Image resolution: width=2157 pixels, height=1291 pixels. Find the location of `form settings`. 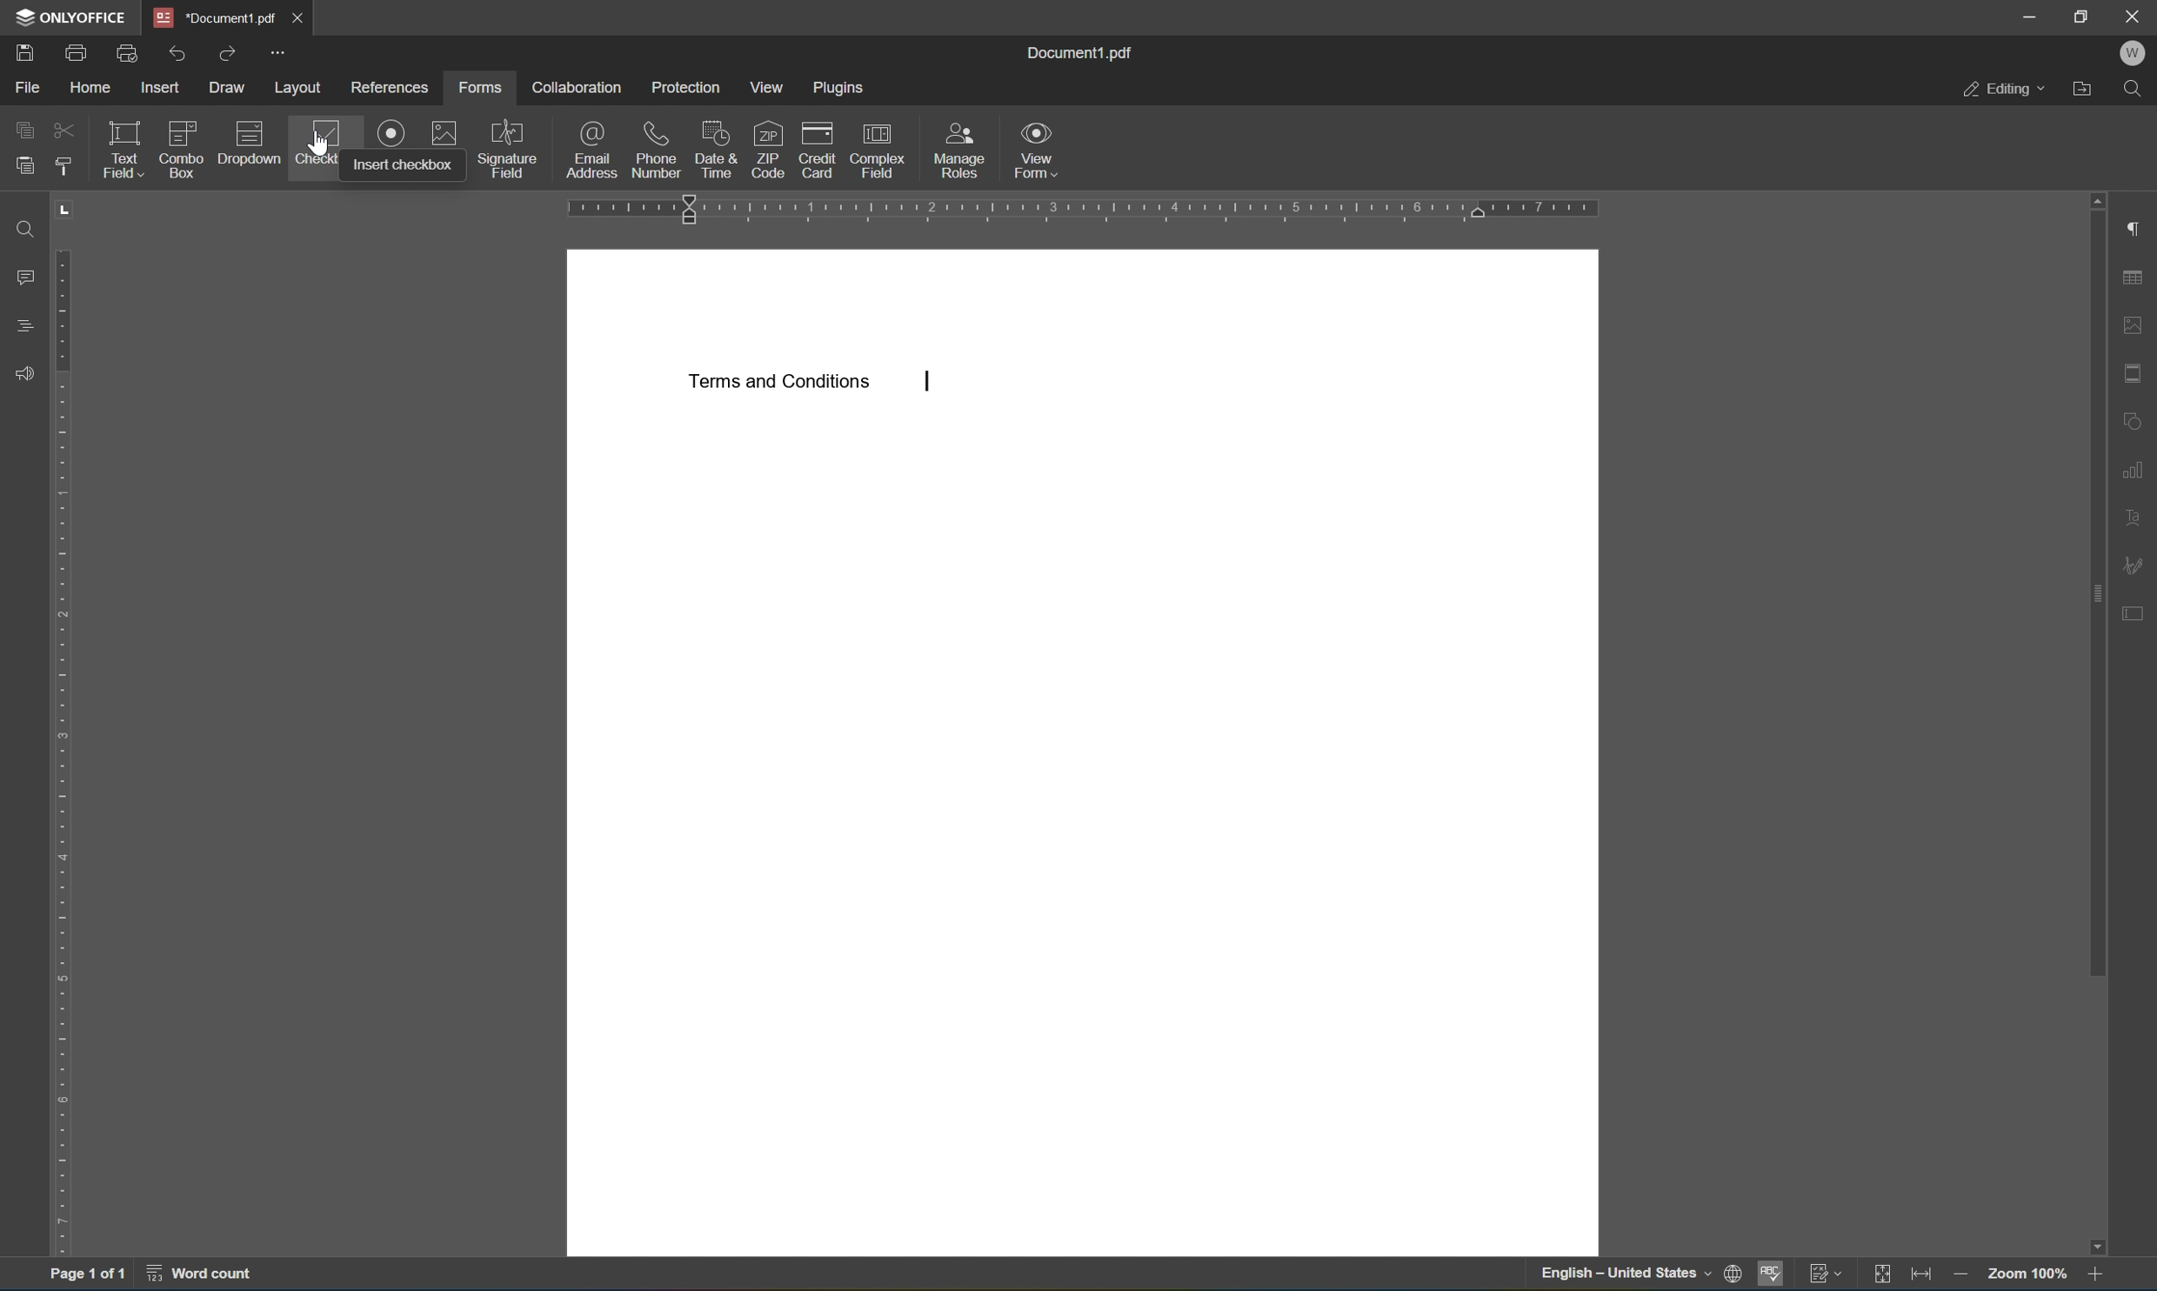

form settings is located at coordinates (2133, 619).